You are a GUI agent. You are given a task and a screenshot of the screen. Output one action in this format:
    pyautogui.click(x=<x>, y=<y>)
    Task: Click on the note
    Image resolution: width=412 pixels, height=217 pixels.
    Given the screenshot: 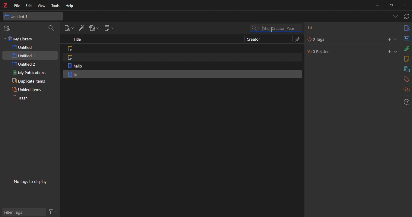 What is the action you would take?
    pyautogui.click(x=71, y=49)
    